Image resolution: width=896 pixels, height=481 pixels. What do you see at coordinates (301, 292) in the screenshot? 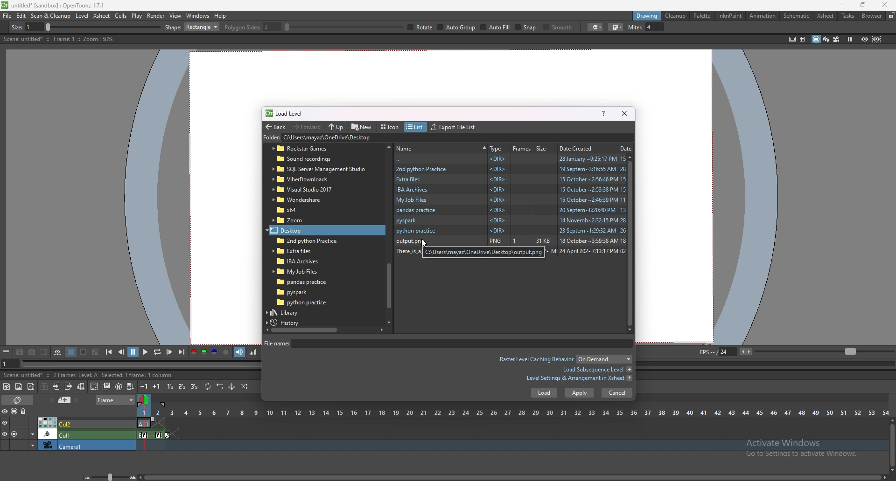
I see `folder` at bounding box center [301, 292].